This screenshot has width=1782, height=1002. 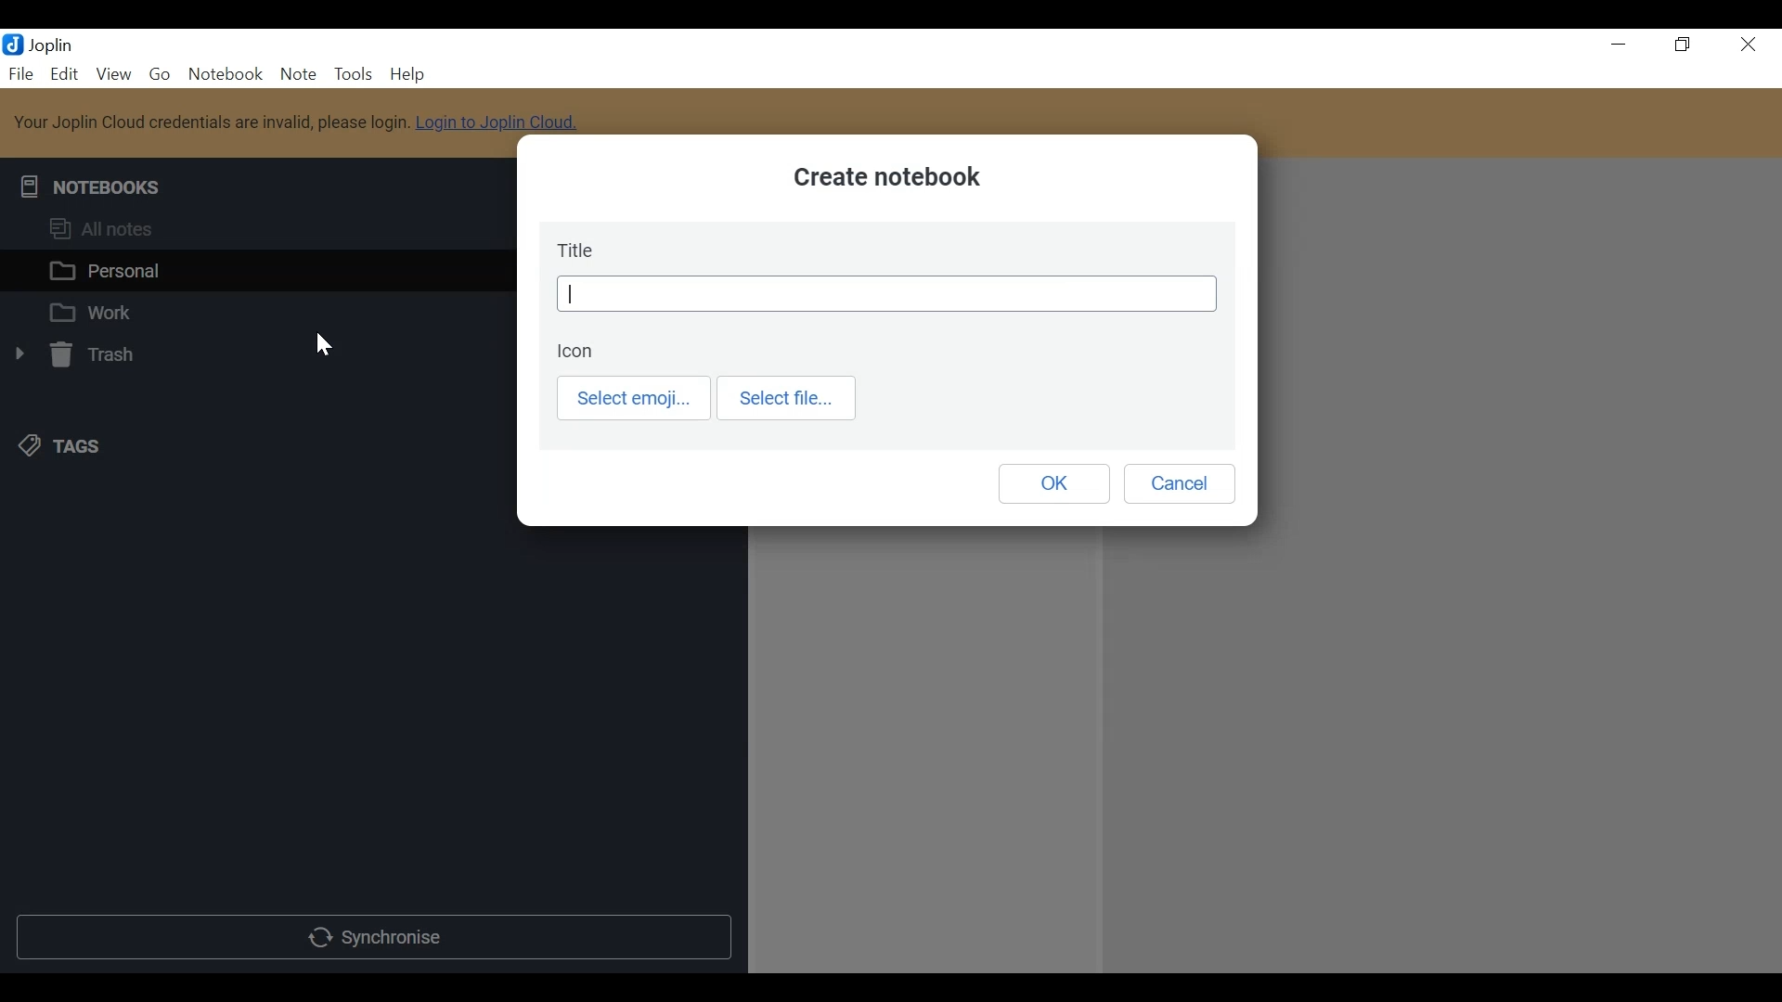 I want to click on Close, so click(x=1751, y=45).